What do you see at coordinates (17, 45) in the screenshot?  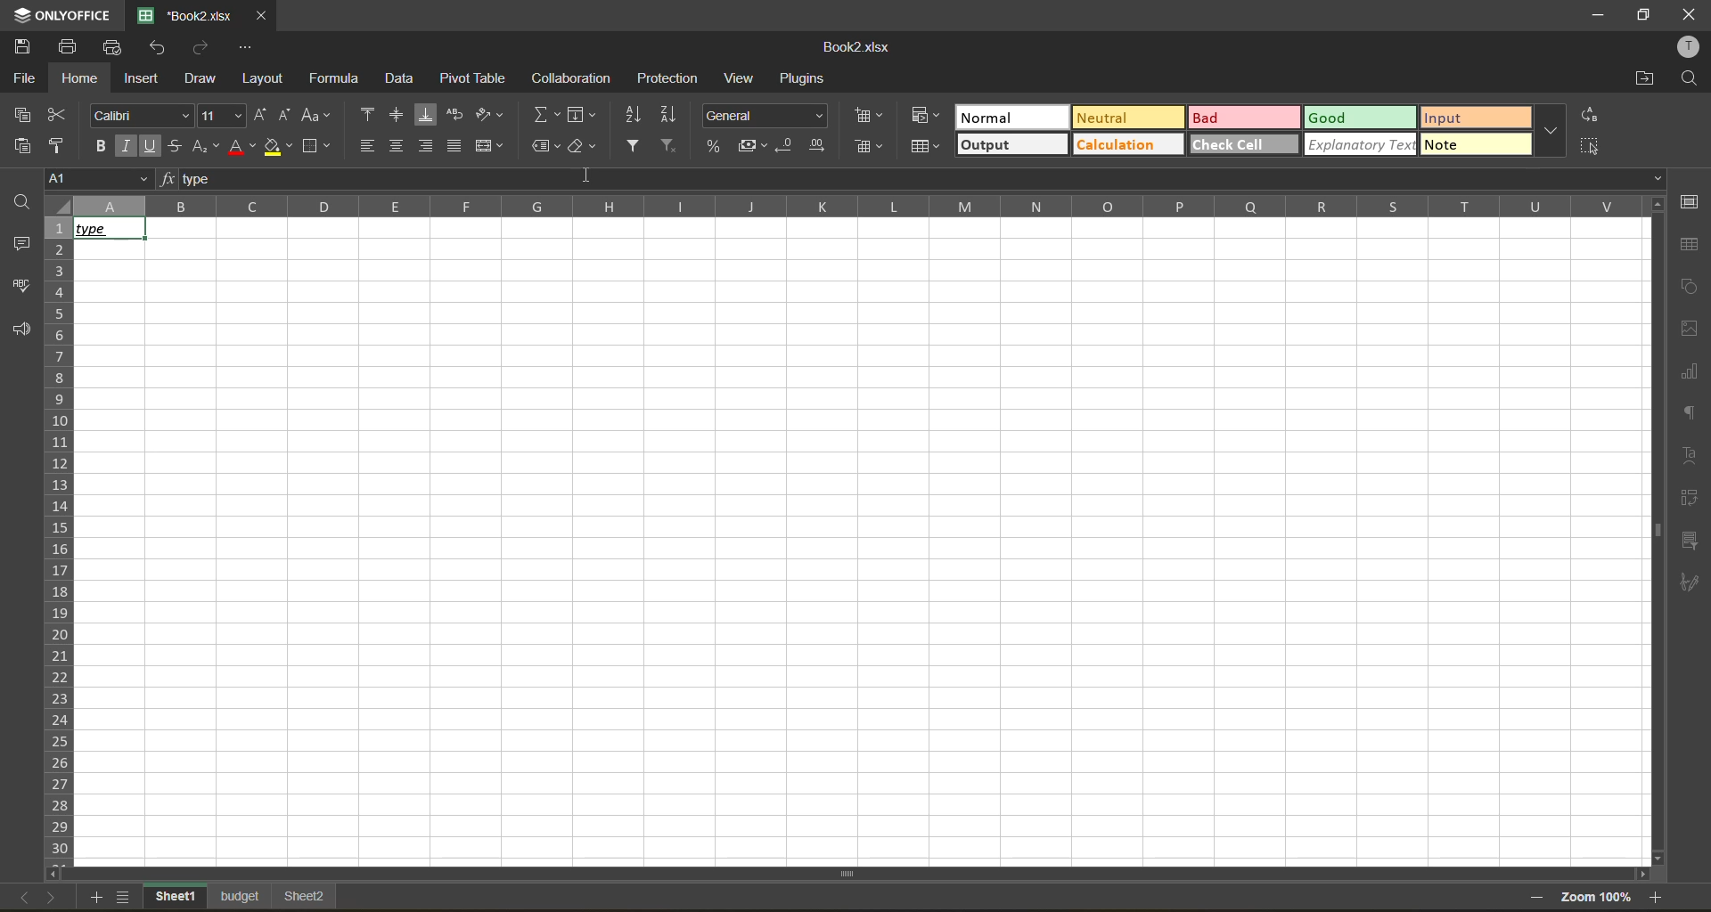 I see `save` at bounding box center [17, 45].